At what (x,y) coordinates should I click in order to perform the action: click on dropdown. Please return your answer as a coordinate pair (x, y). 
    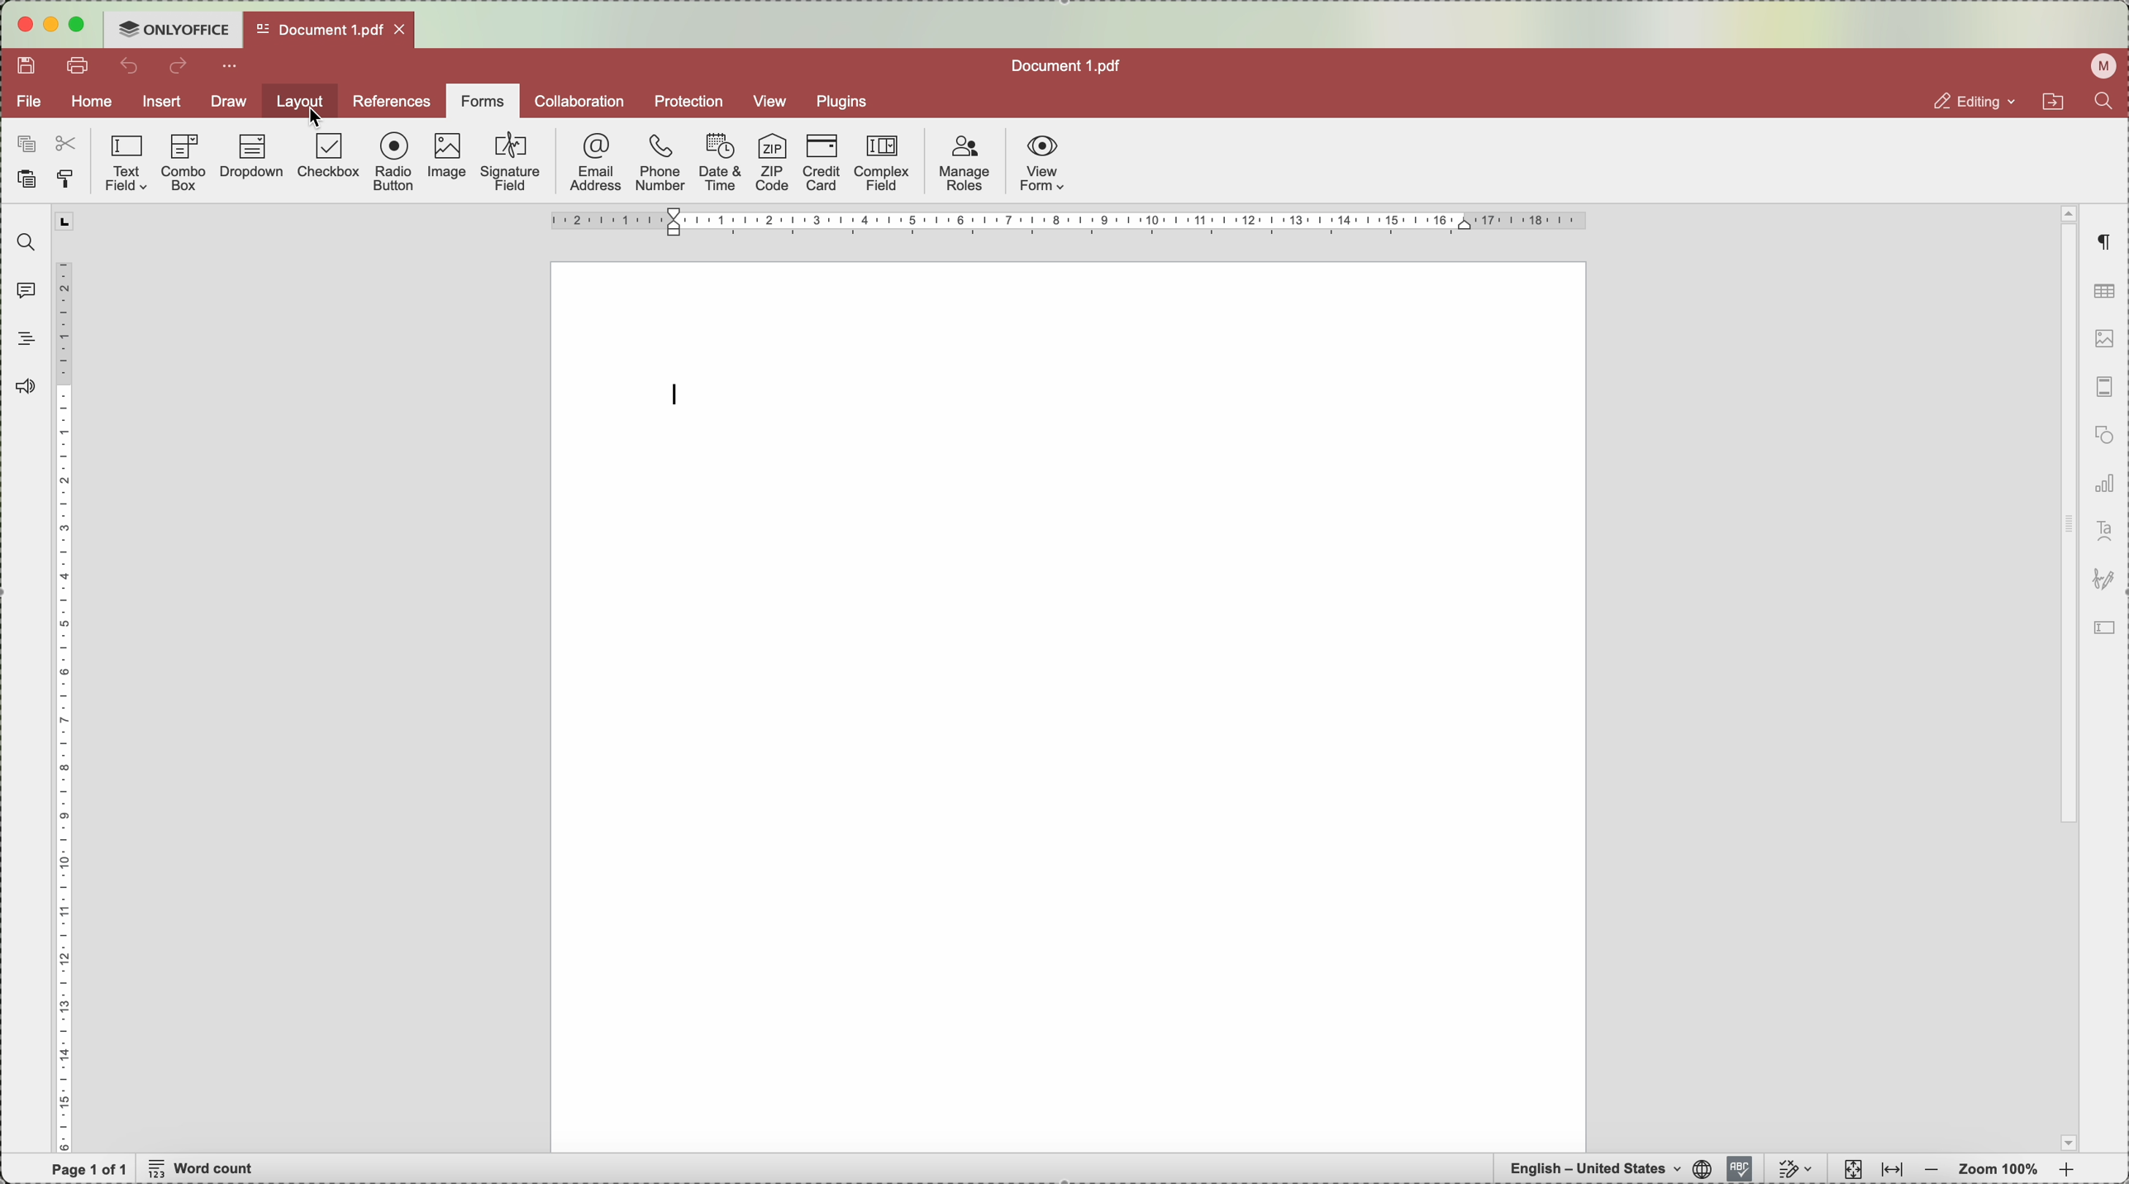
    Looking at the image, I should click on (250, 159).